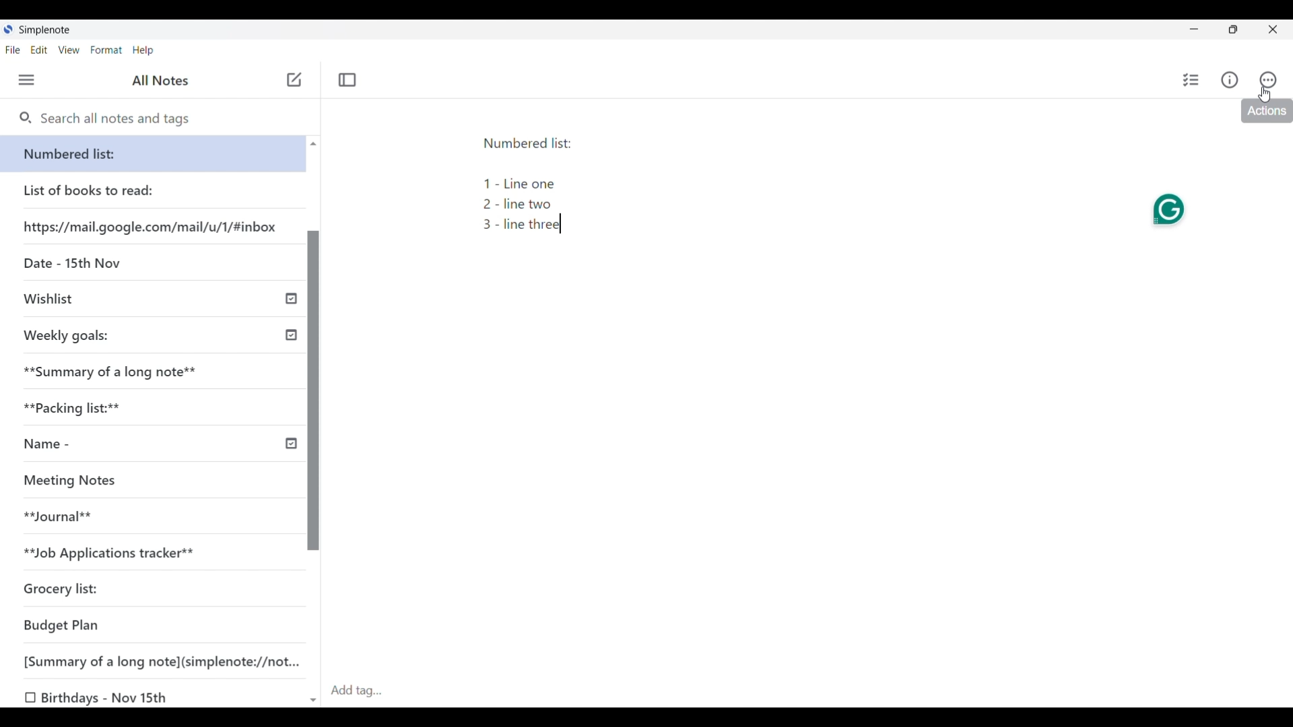 The height and width of the screenshot is (727, 1293). I want to click on 1- Line one
2 - line two
3 - line three], so click(523, 211).